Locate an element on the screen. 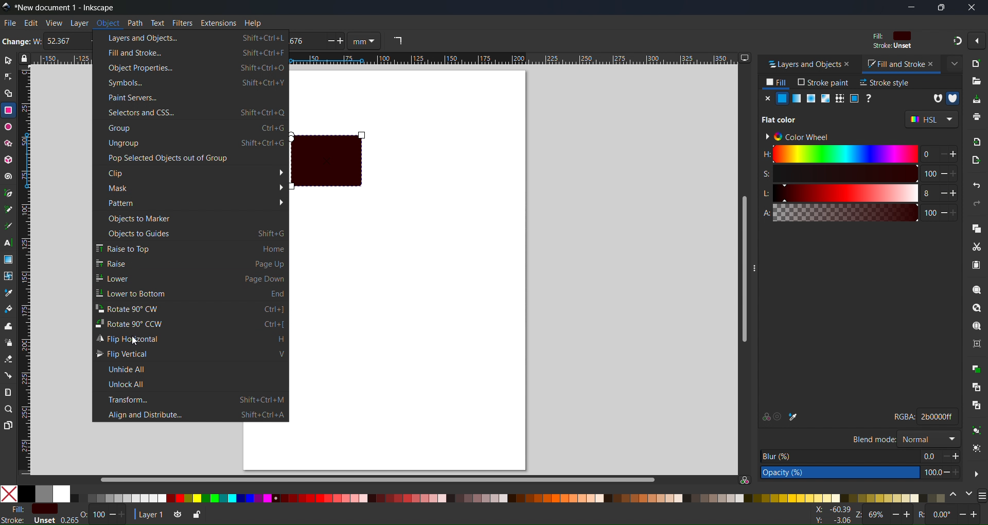 The height and width of the screenshot is (525, 988). Color managed is located at coordinates (765, 416).